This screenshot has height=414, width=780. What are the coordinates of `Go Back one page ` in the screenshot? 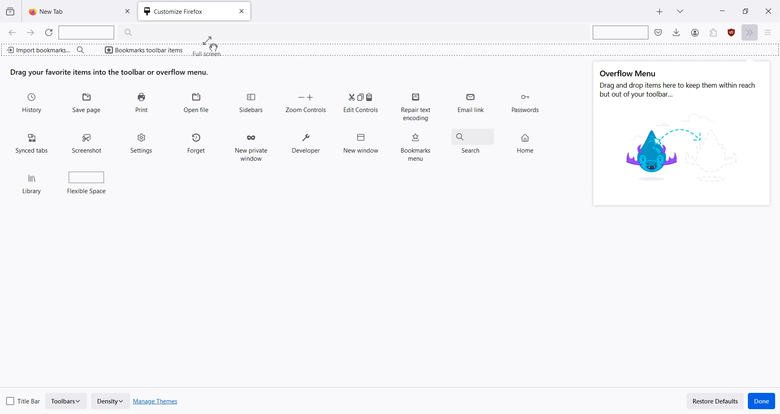 It's located at (11, 32).